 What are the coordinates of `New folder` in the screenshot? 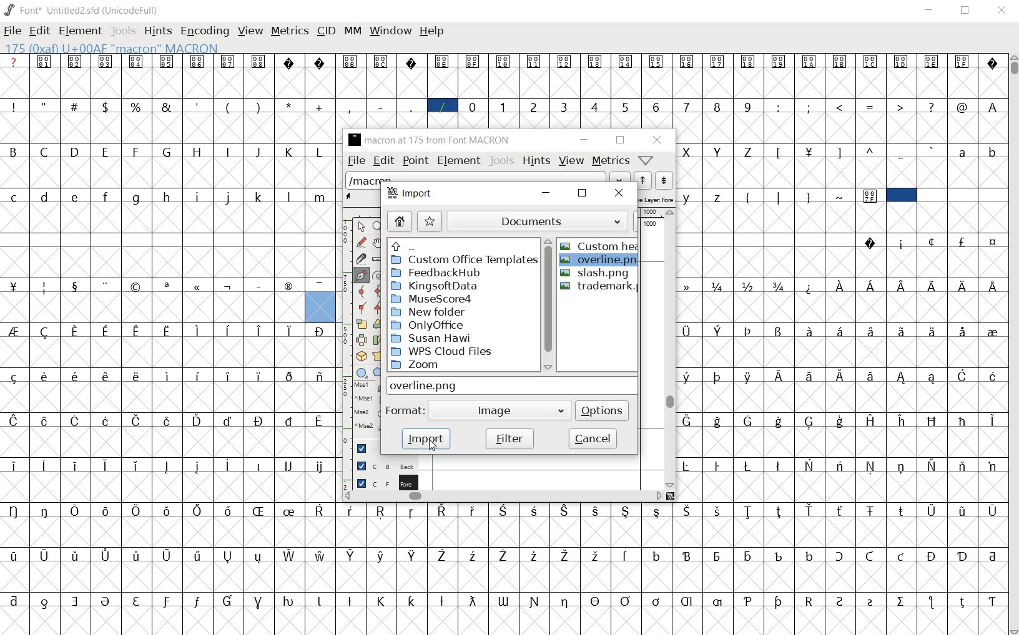 It's located at (462, 312).